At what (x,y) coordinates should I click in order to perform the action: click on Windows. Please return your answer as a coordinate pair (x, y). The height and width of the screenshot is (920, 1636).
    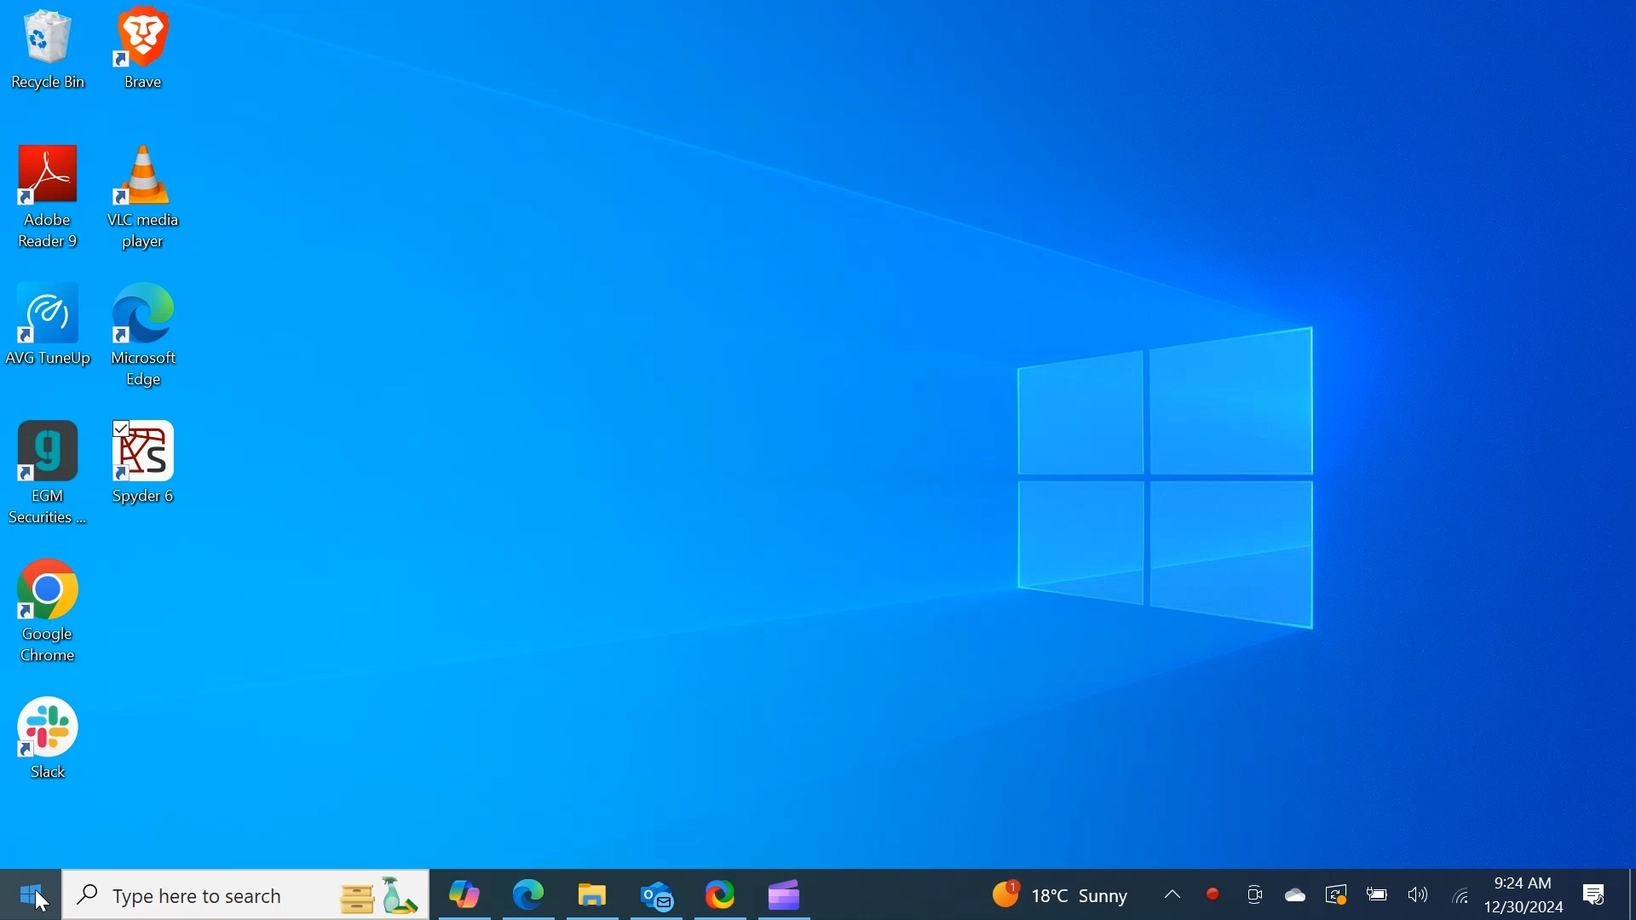
    Looking at the image, I should click on (29, 896).